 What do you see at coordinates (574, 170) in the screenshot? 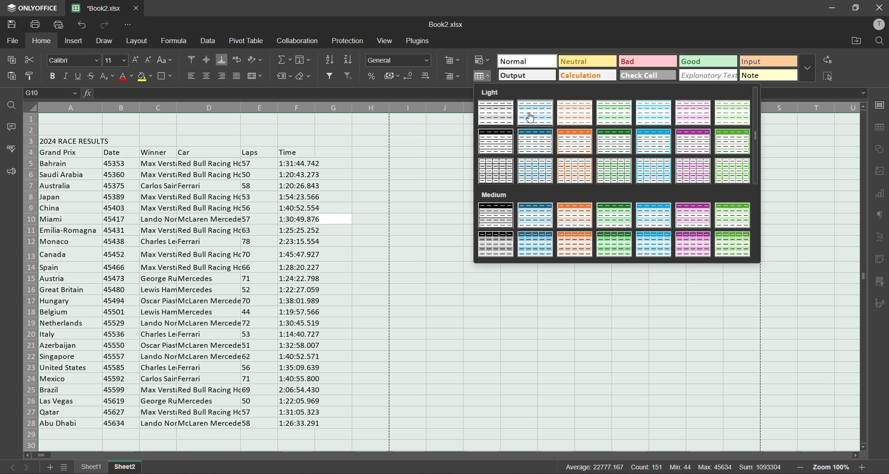
I see `table style light 17` at bounding box center [574, 170].